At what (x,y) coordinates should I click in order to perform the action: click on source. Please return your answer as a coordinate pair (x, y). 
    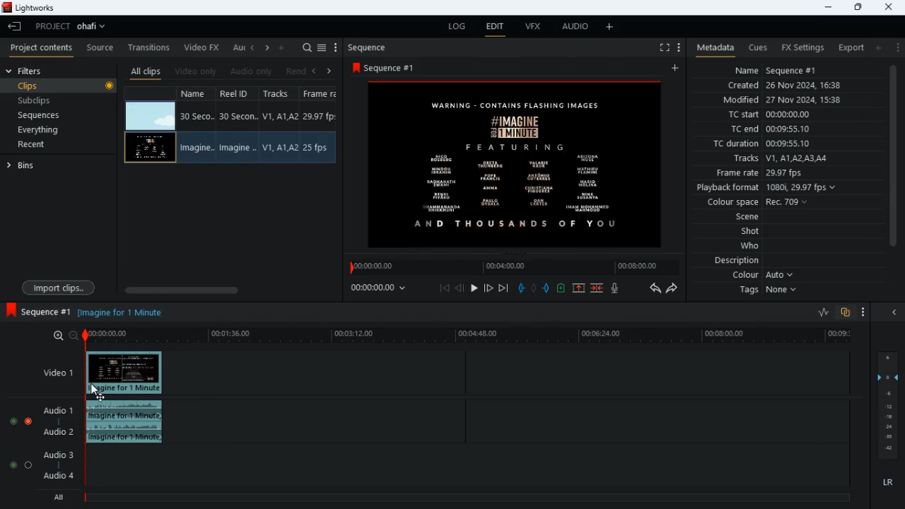
    Looking at the image, I should click on (100, 47).